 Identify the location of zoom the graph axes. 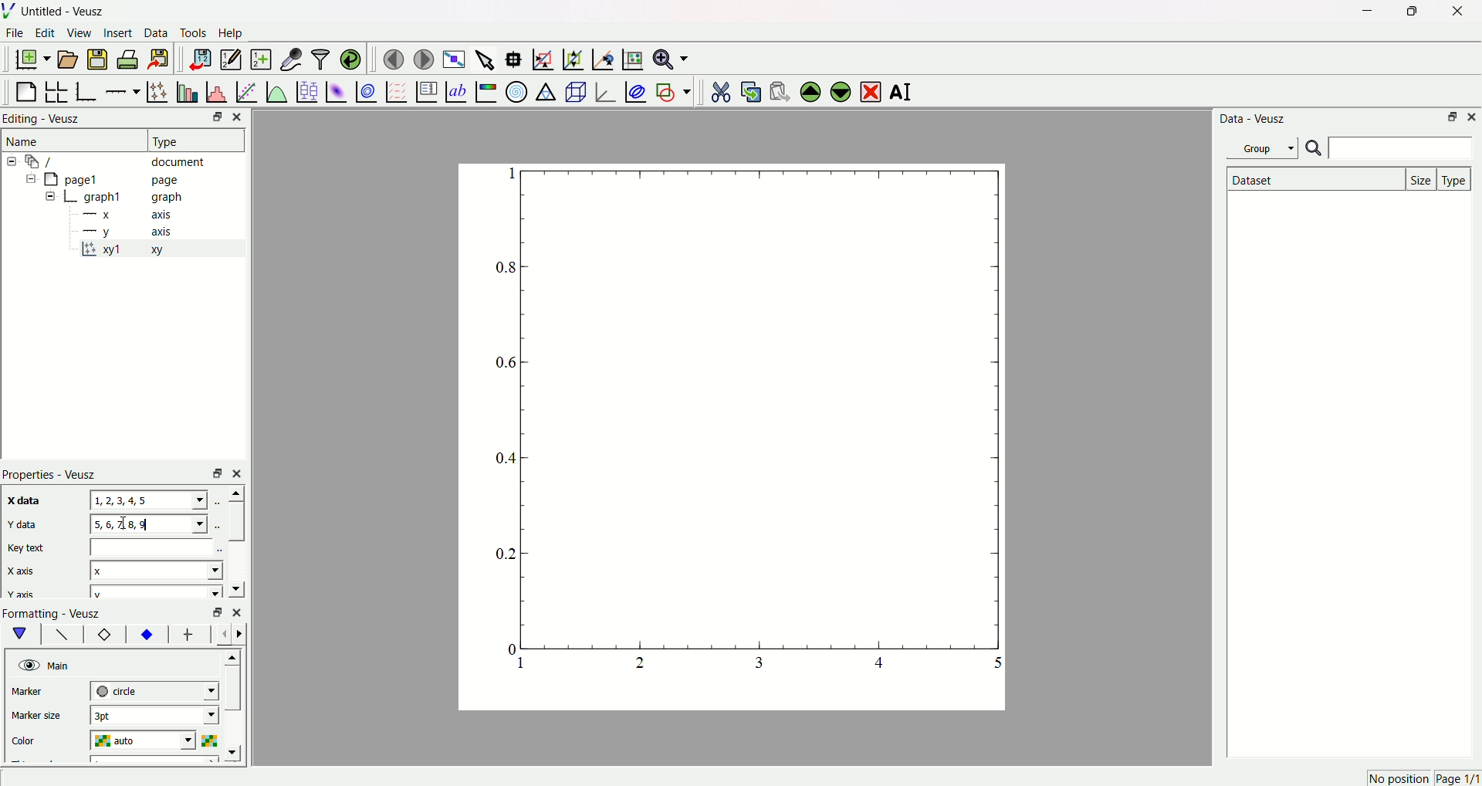
(570, 57).